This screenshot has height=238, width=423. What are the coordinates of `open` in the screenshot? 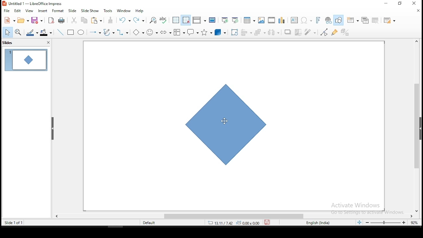 It's located at (22, 20).